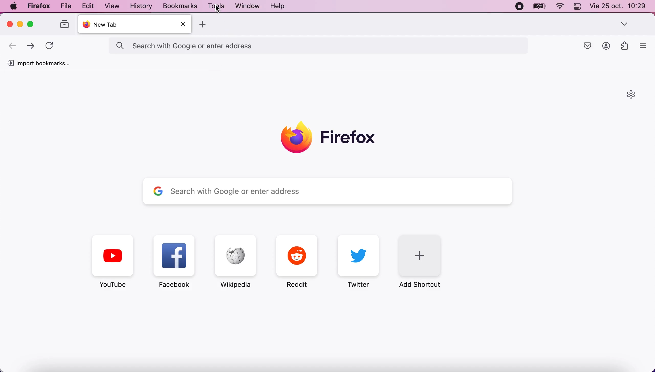  Describe the element at coordinates (632, 94) in the screenshot. I see `Settings` at that location.